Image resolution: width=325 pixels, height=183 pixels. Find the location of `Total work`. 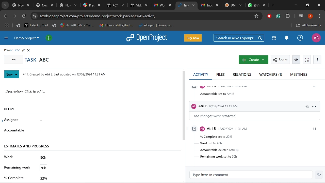

Total work is located at coordinates (43, 157).